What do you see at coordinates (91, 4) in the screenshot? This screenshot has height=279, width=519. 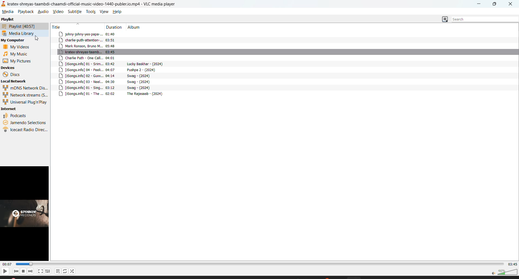 I see `kratex-shreyas-taambdi-chaamdi-official-music-video-1440-publer.io.mp4 - VLC media player` at bounding box center [91, 4].